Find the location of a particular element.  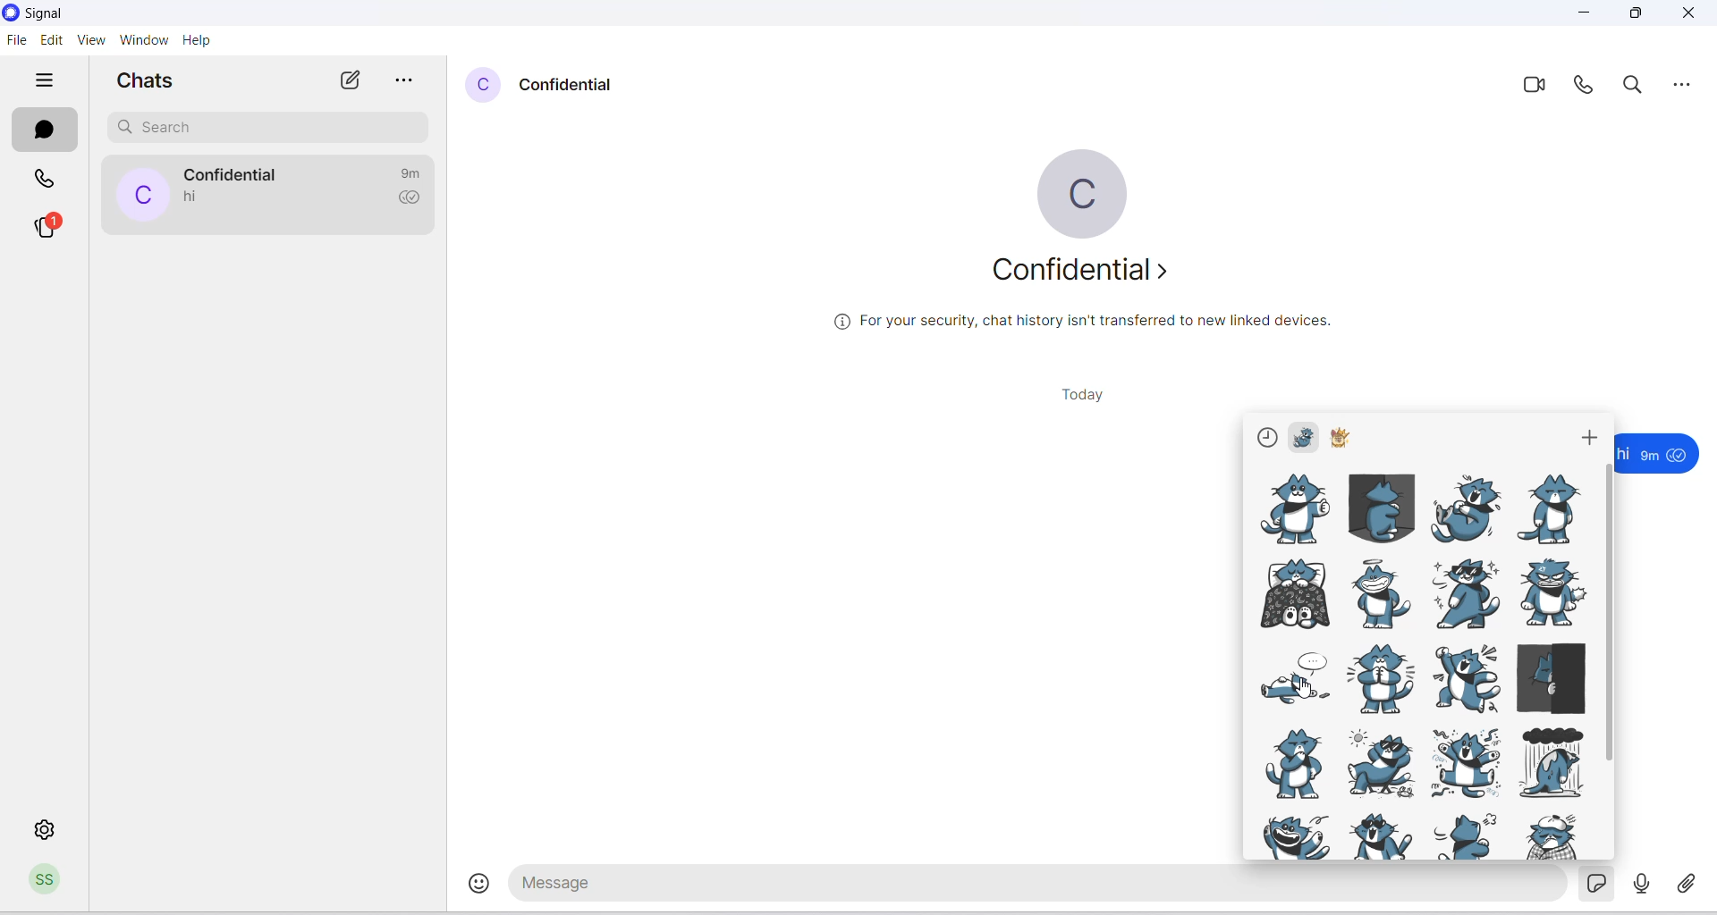

add more is located at coordinates (1591, 432).